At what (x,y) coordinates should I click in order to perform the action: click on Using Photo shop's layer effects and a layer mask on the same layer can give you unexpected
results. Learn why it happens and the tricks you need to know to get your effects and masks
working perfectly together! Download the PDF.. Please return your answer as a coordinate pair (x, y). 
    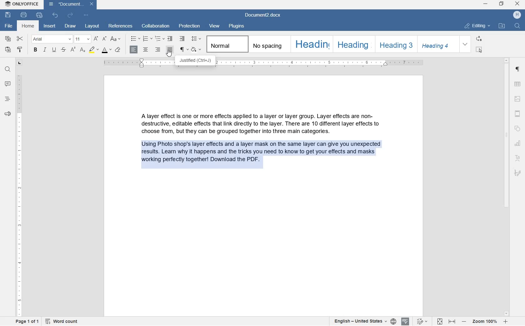
    Looking at the image, I should click on (262, 159).